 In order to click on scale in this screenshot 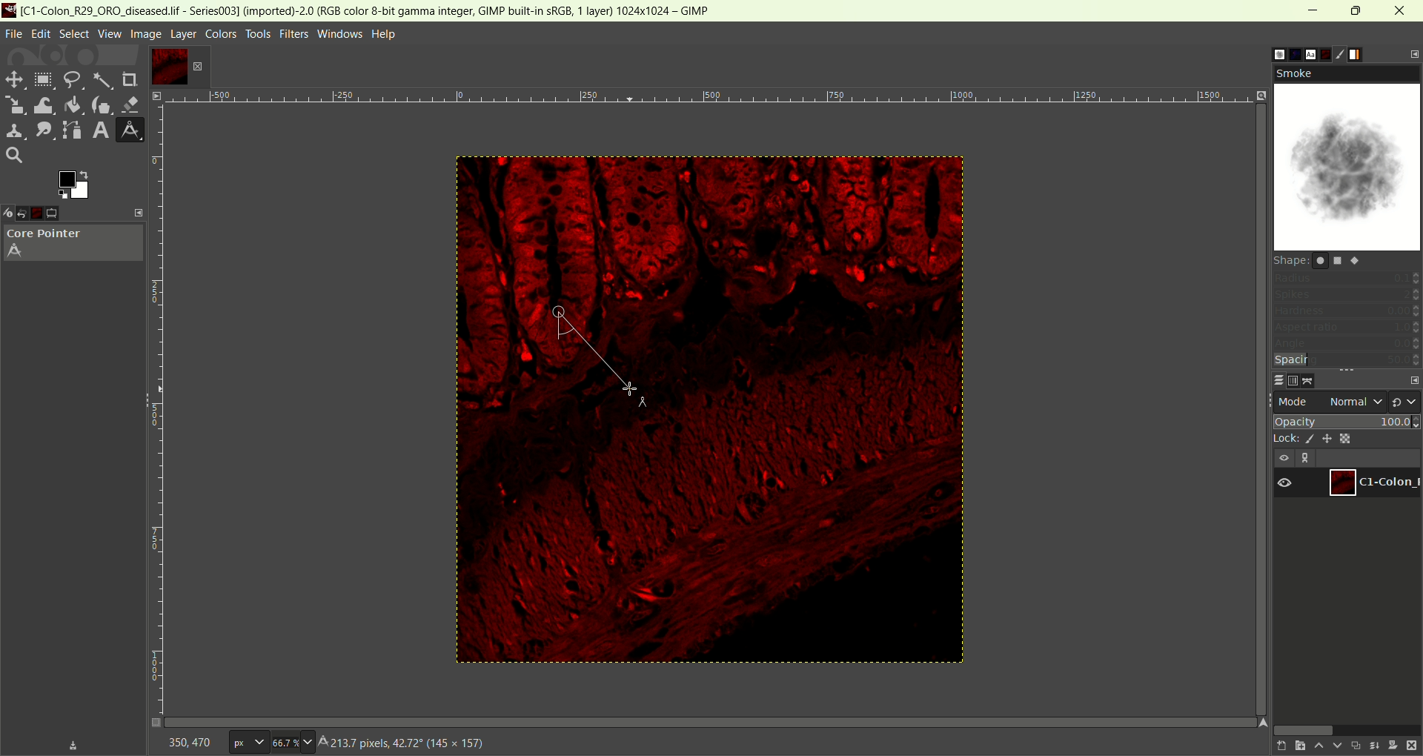, I will do `click(13, 103)`.